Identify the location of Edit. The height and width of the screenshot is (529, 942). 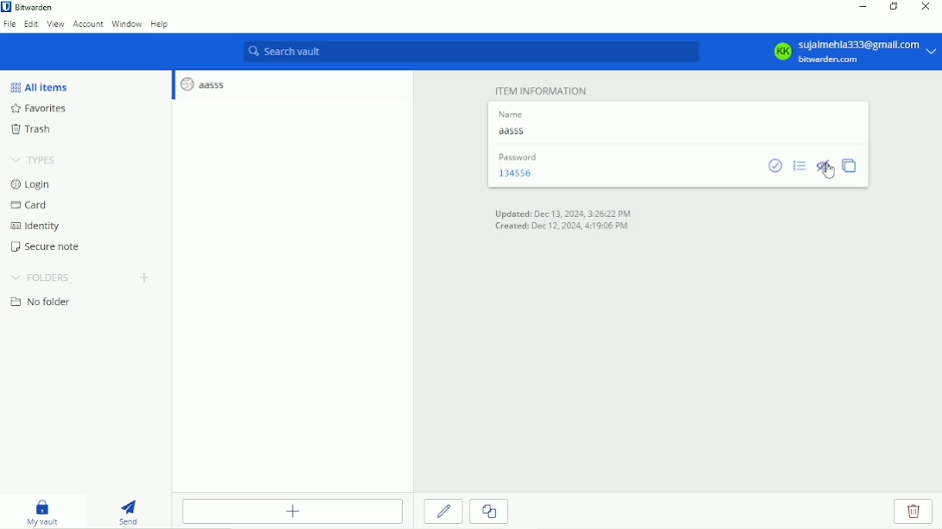
(443, 510).